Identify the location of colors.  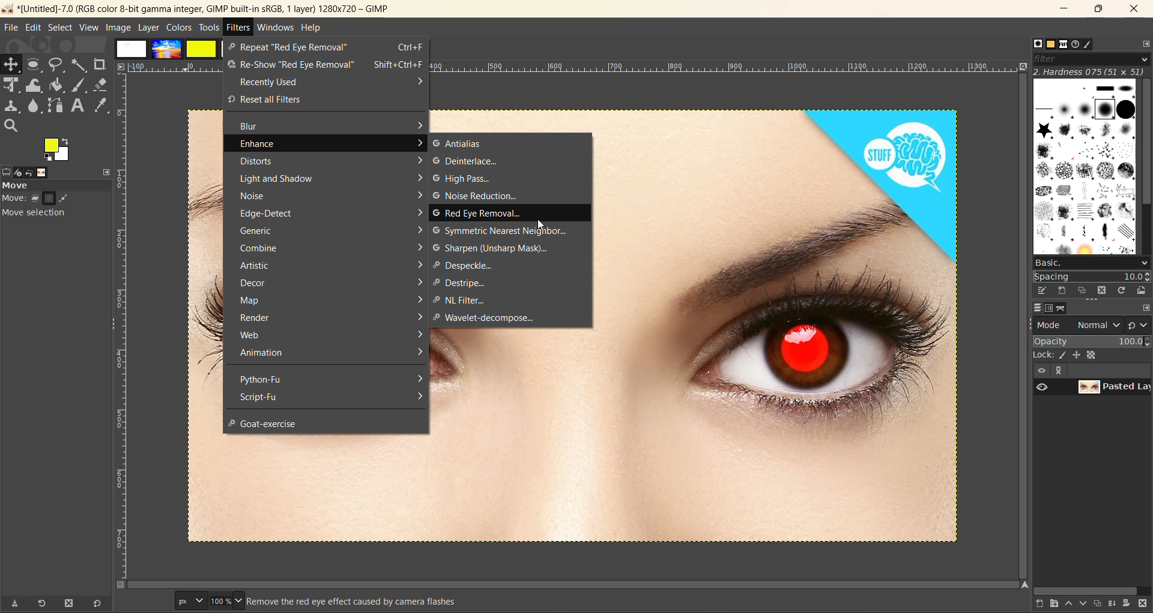
(178, 29).